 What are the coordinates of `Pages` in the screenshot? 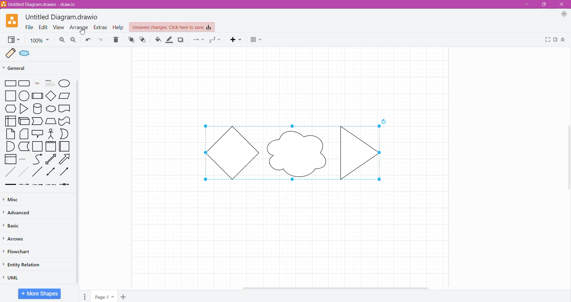 It's located at (83, 296).